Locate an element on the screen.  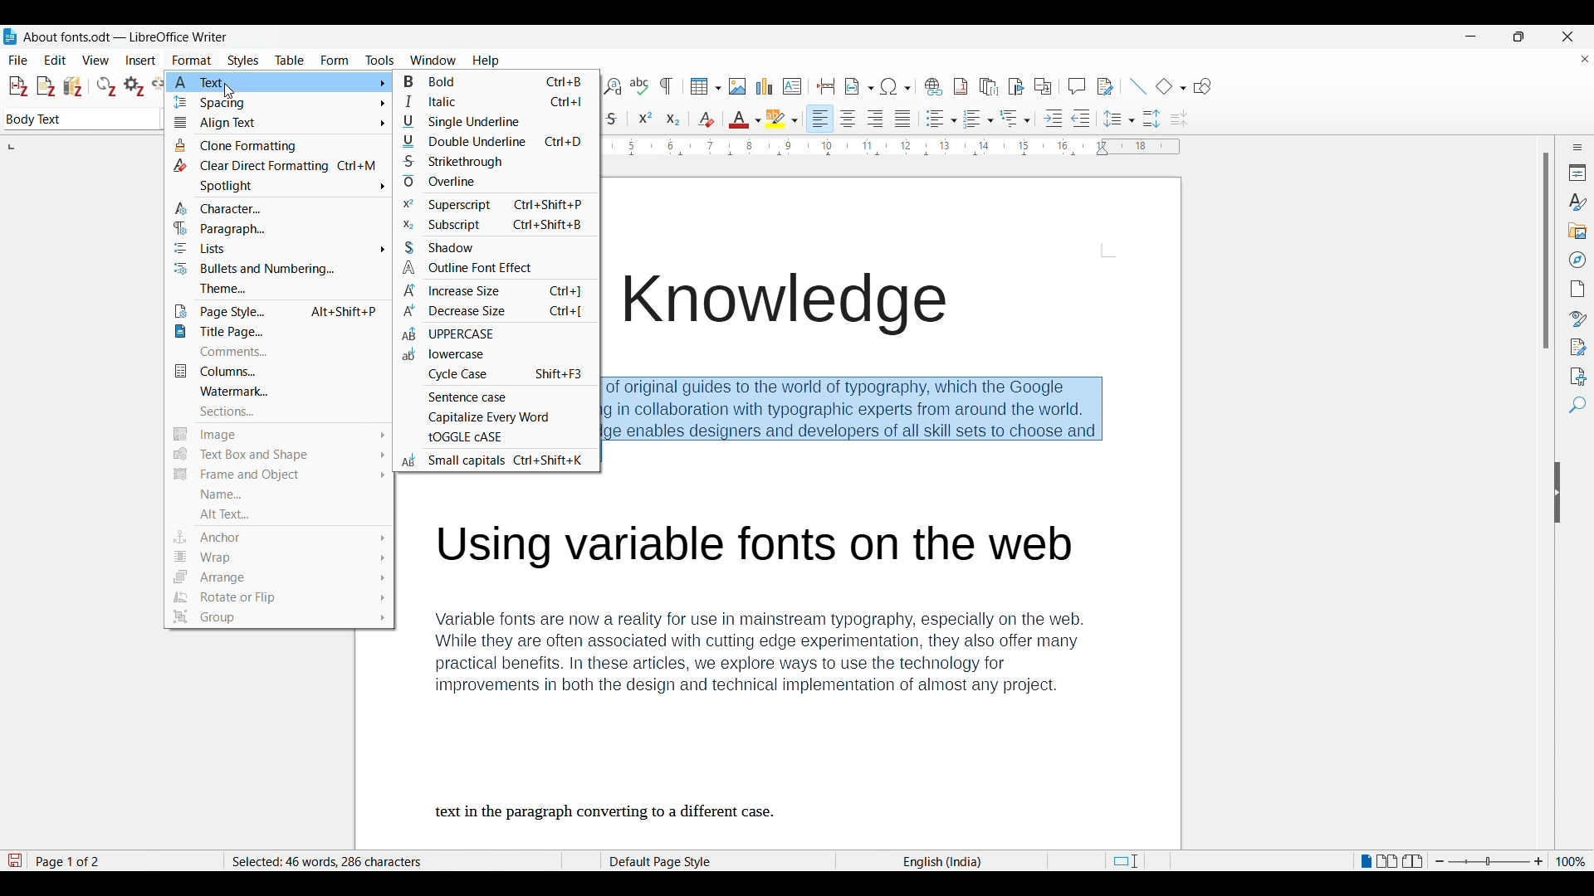
Show track changes functions is located at coordinates (1105, 86).